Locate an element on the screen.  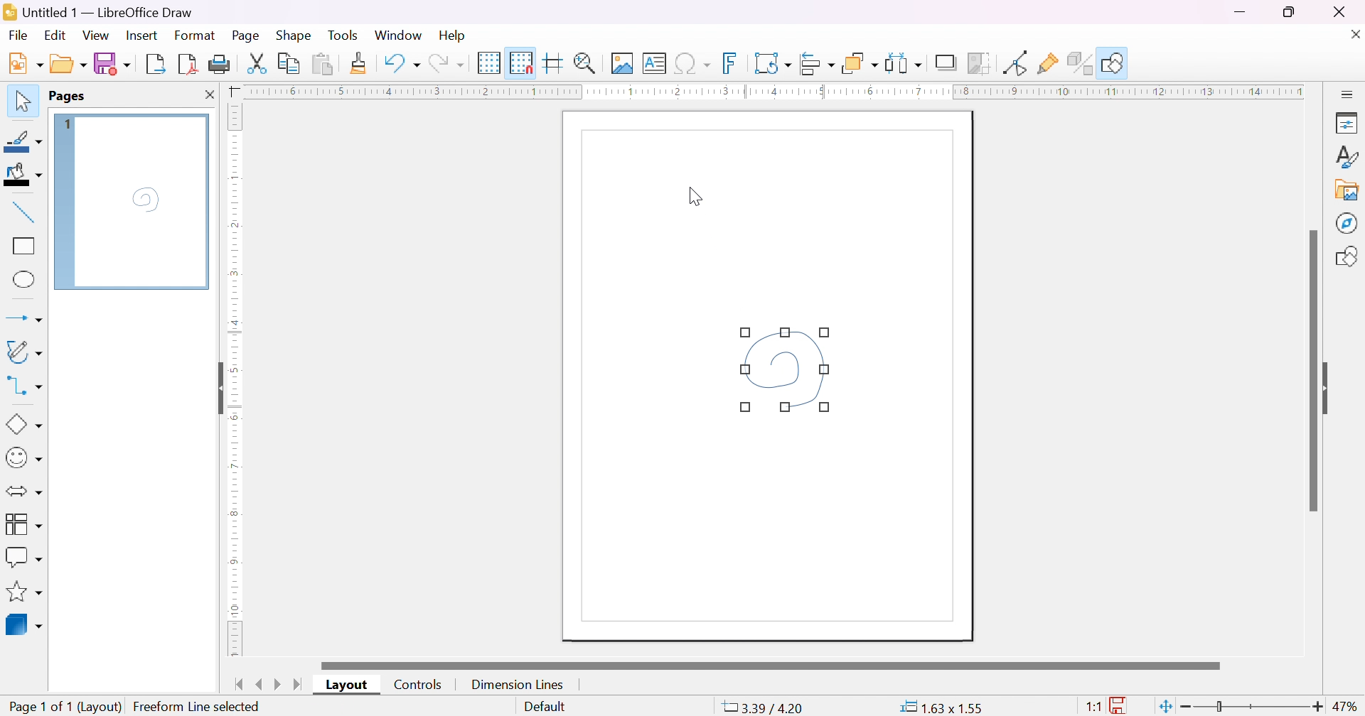
ruler is located at coordinates (233, 380).